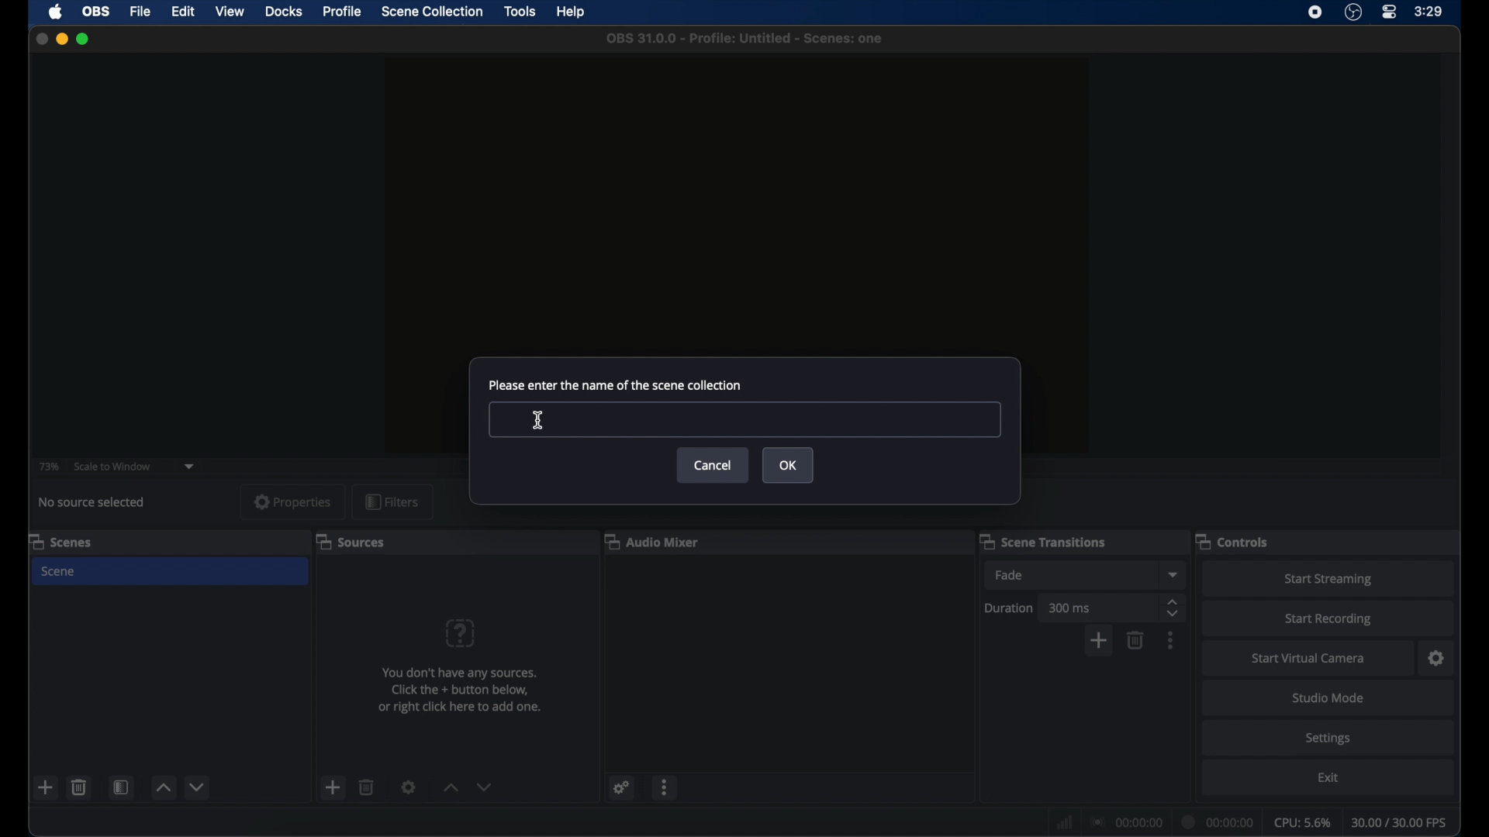 This screenshot has width=1489, height=837. What do you see at coordinates (199, 787) in the screenshot?
I see `decrement` at bounding box center [199, 787].